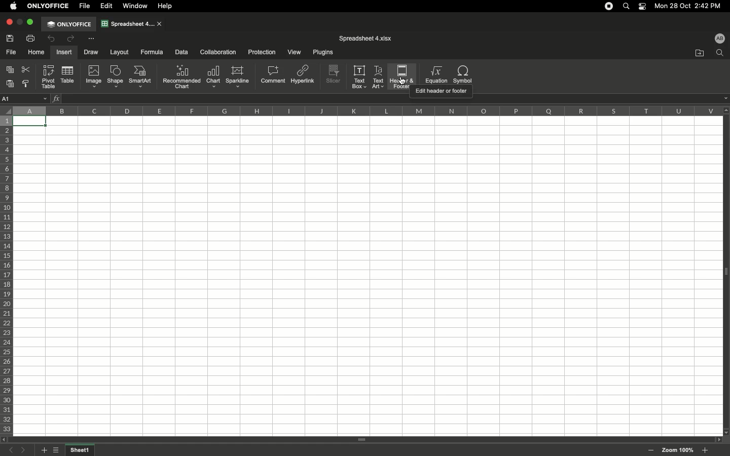  Describe the element at coordinates (7, 275) in the screenshot. I see `Row` at that location.